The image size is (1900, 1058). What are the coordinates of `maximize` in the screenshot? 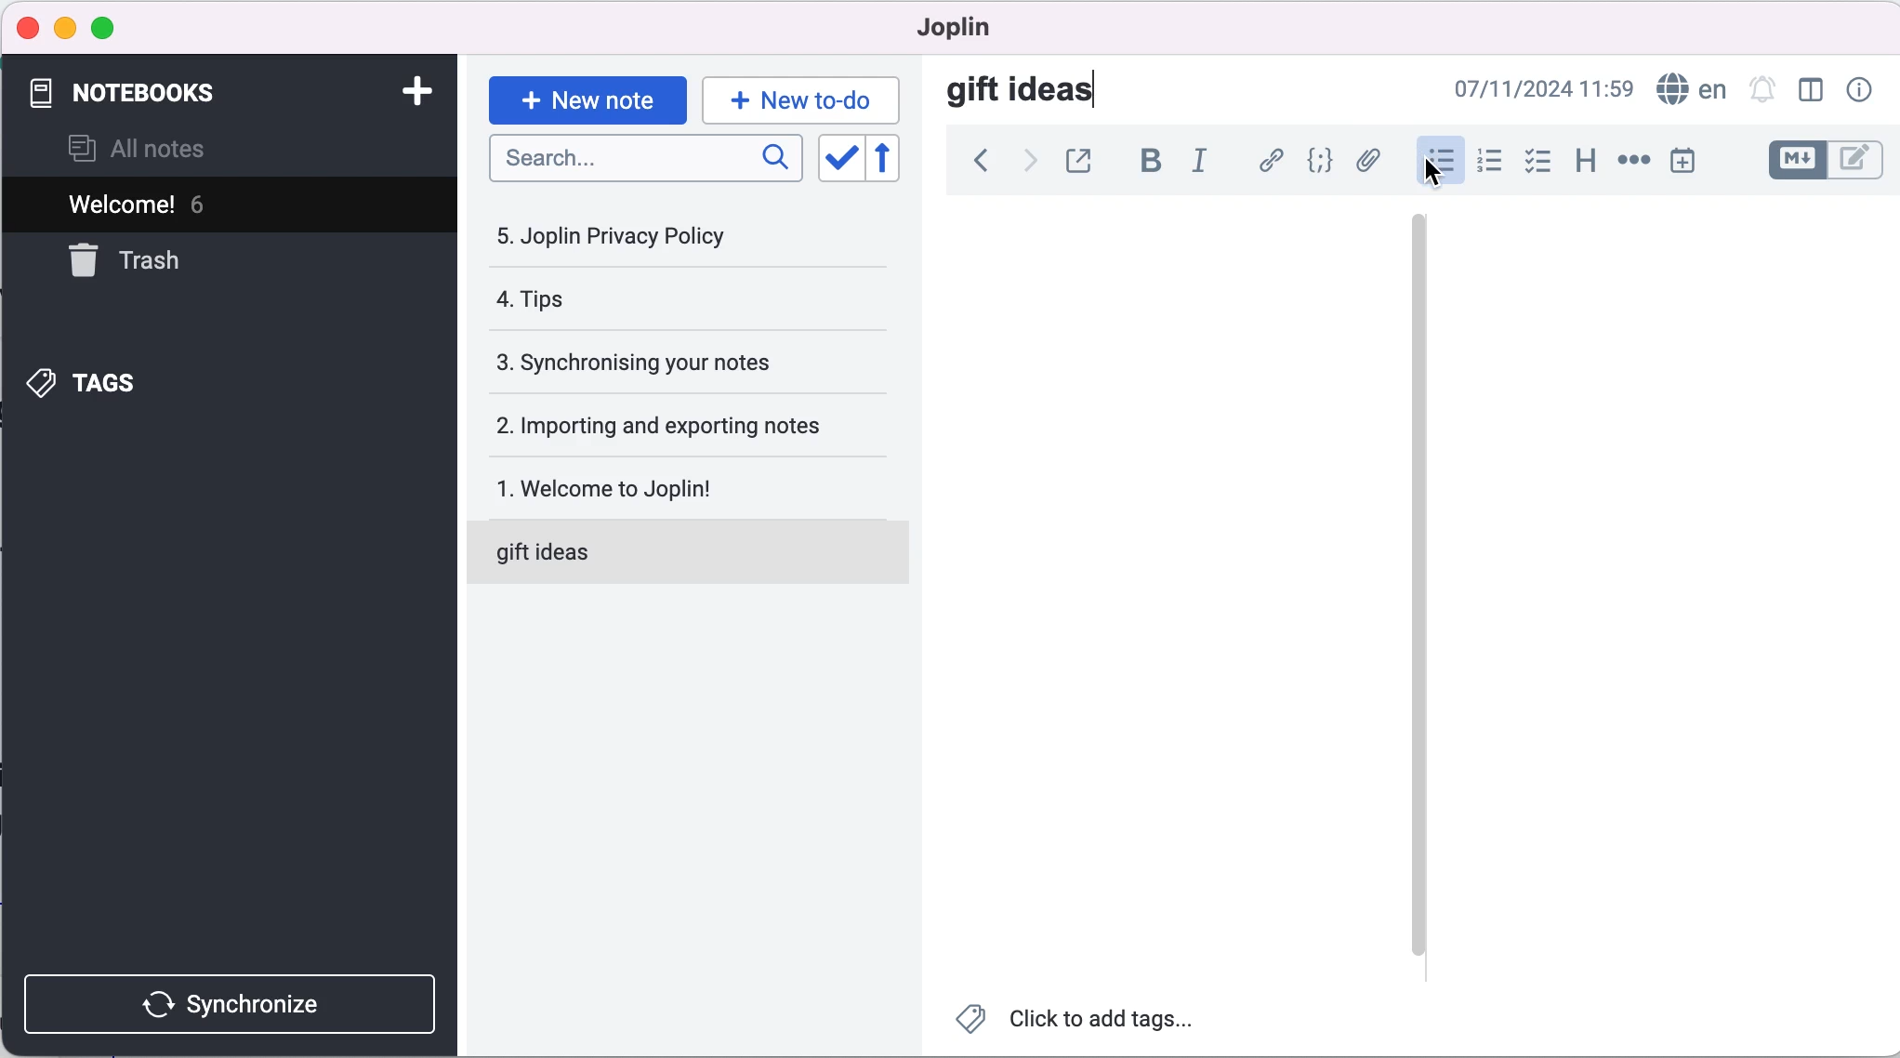 It's located at (112, 26).